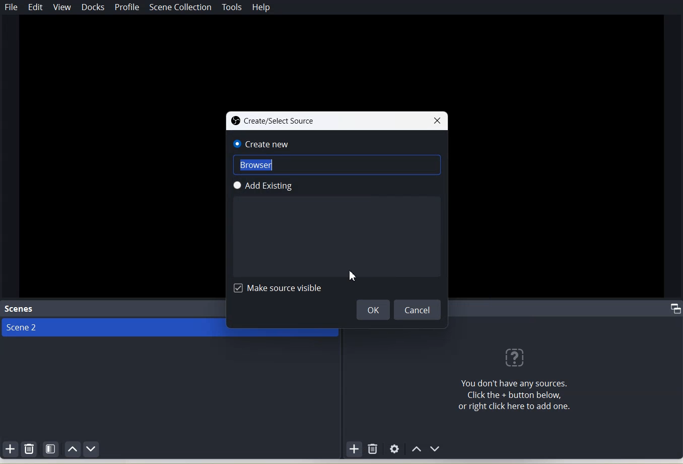 This screenshot has width=683, height=464. What do you see at coordinates (92, 449) in the screenshot?
I see `Move scene Down` at bounding box center [92, 449].